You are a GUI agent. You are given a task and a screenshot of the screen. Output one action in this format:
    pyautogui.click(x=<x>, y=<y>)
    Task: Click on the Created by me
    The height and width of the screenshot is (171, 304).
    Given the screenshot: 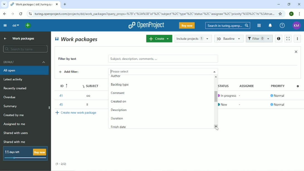 What is the action you would take?
    pyautogui.click(x=15, y=115)
    